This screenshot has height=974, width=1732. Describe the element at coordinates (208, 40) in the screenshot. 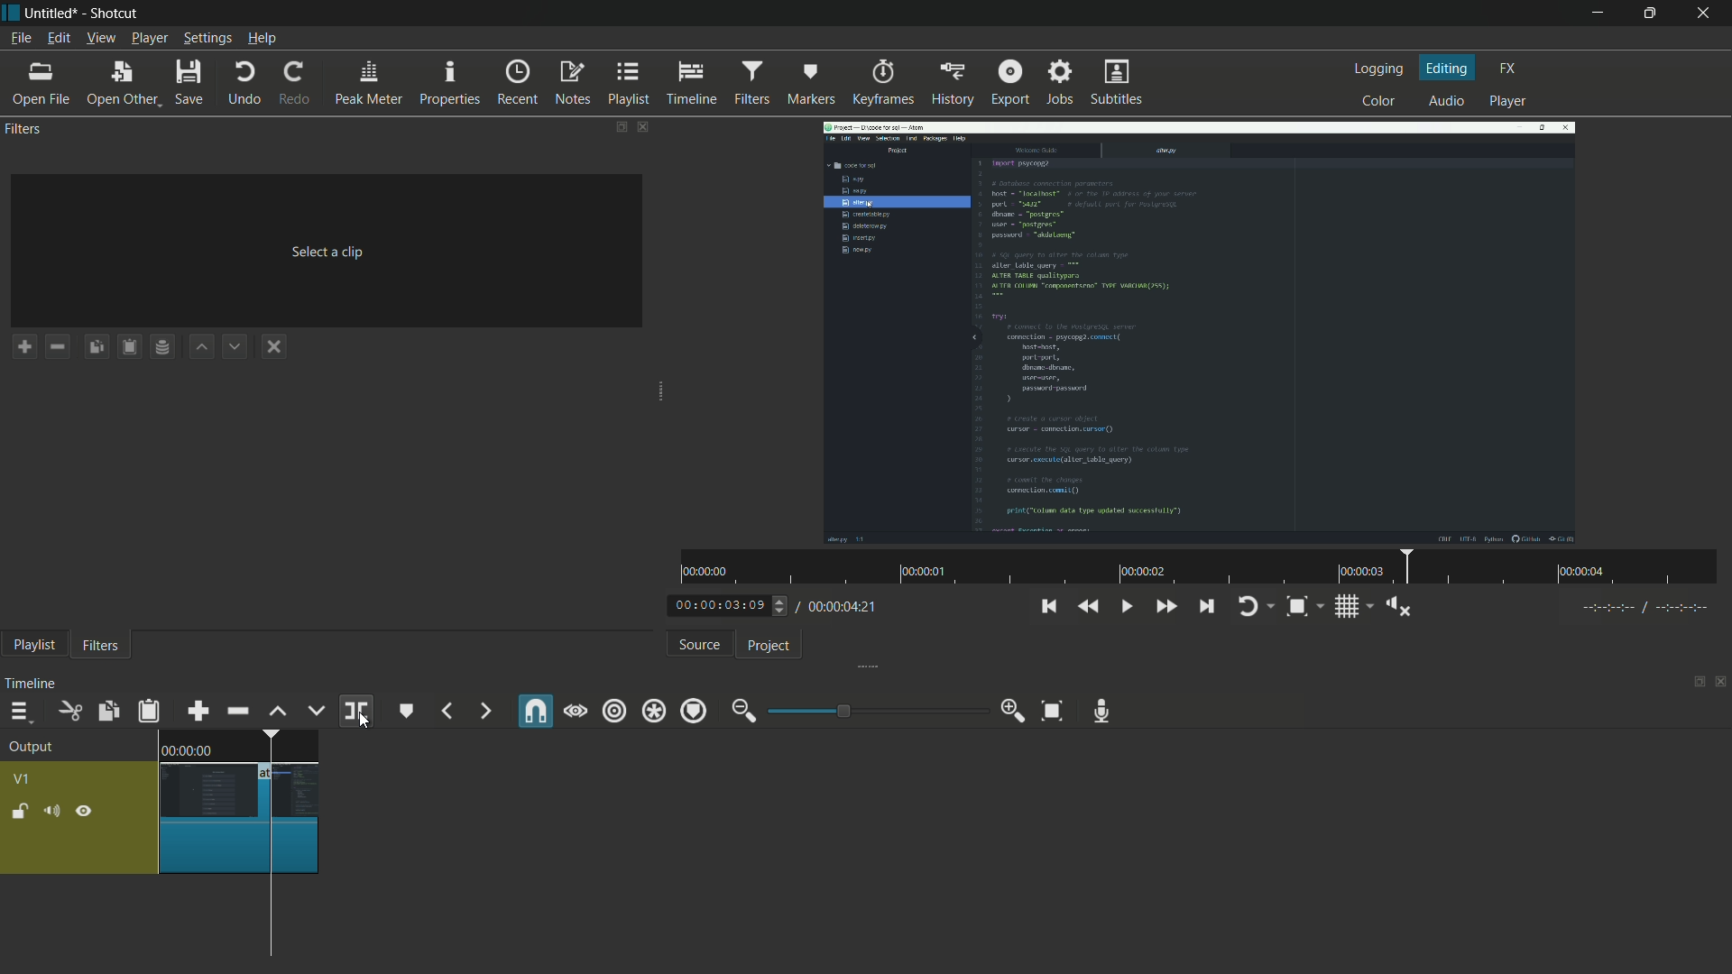

I see `settings menu` at that location.